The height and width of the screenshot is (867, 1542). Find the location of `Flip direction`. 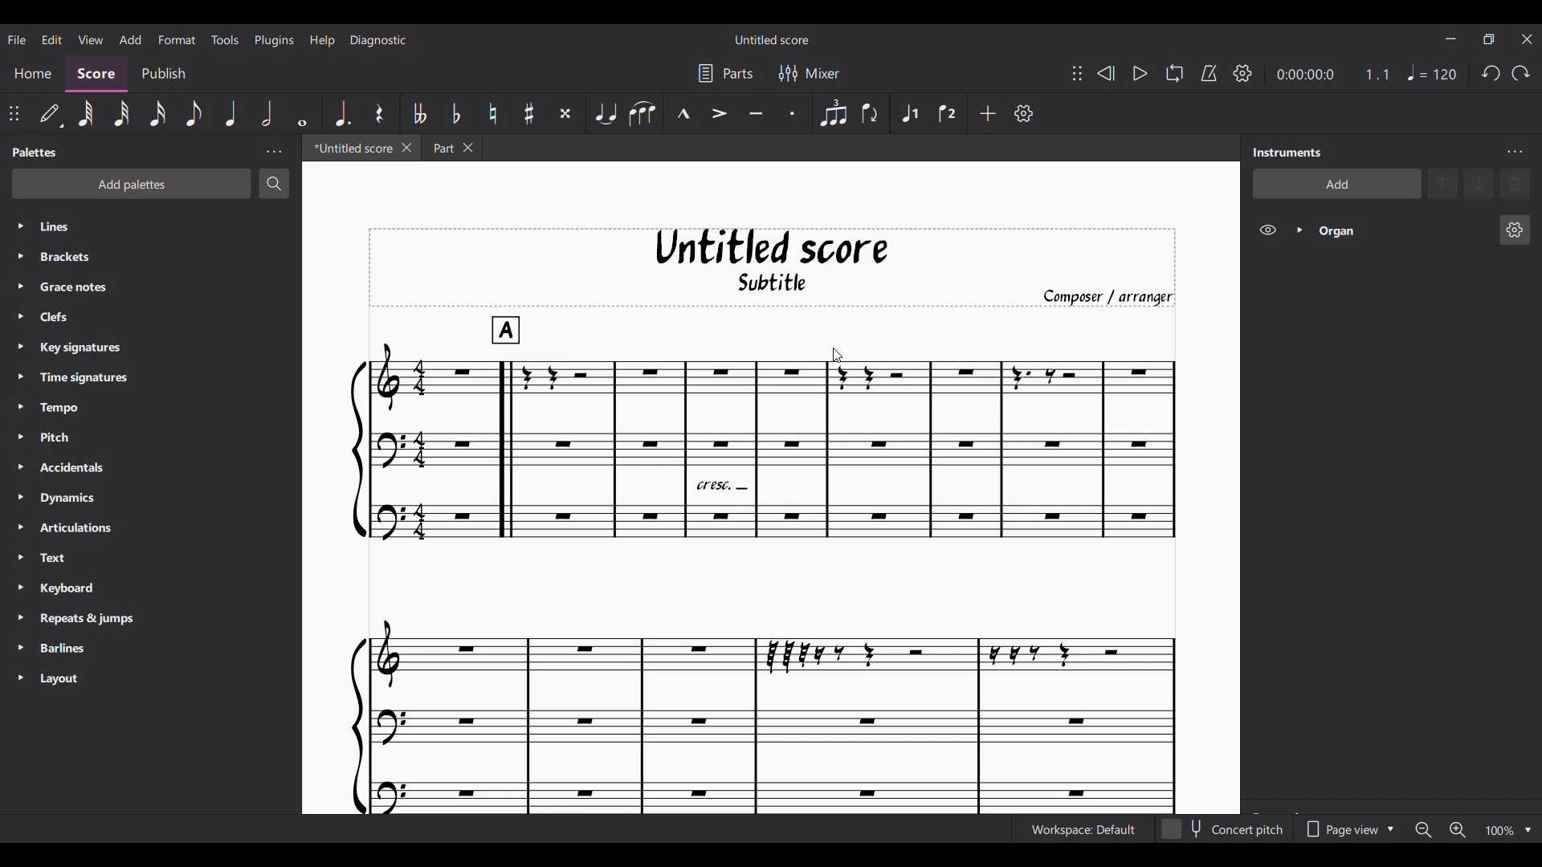

Flip direction is located at coordinates (870, 114).